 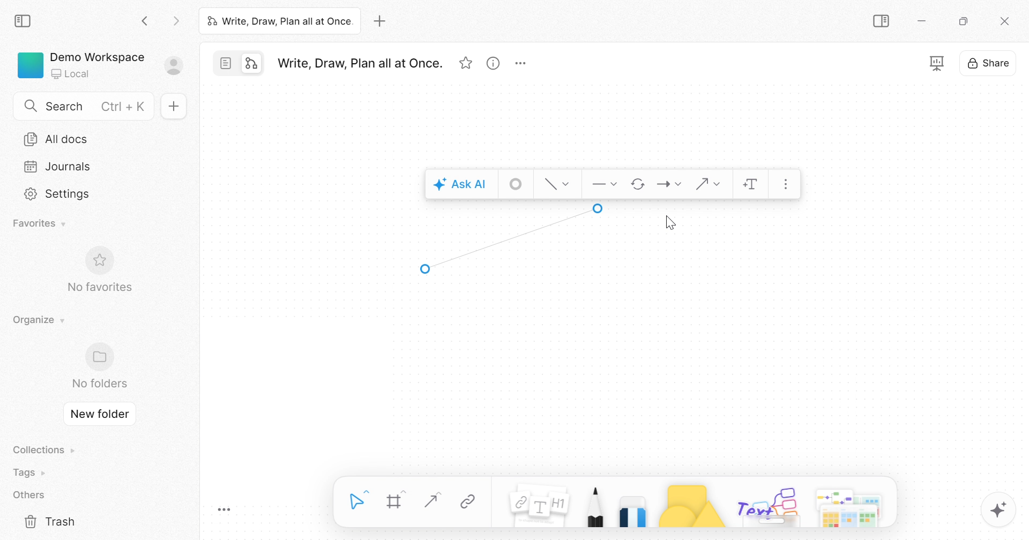 What do you see at coordinates (963, 22) in the screenshot?
I see `Restore down` at bounding box center [963, 22].